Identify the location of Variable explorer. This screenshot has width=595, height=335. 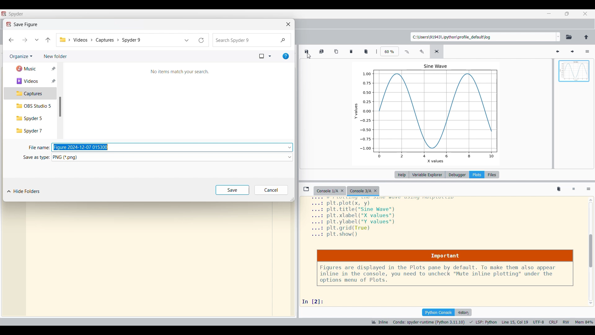
(427, 175).